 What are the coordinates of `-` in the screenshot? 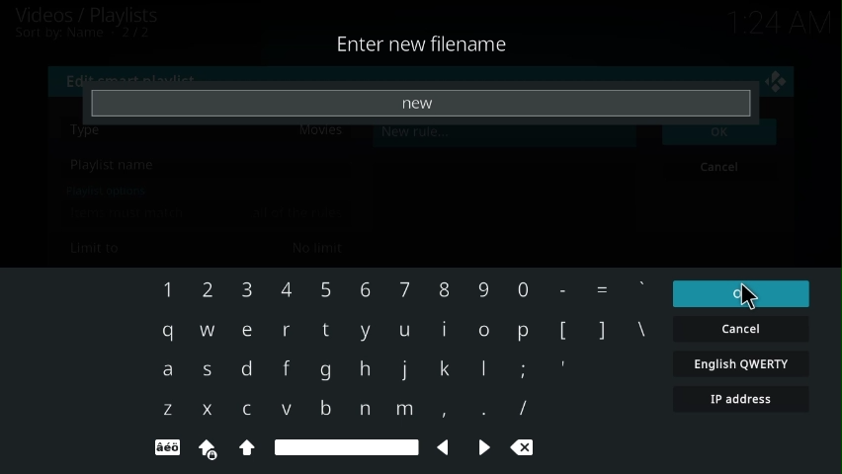 It's located at (562, 289).